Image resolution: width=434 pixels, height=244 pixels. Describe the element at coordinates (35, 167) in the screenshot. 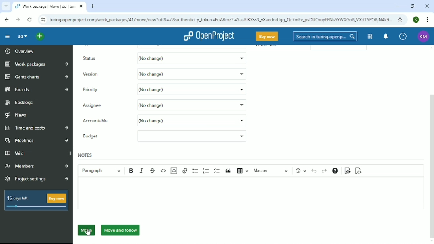

I see `Members` at that location.